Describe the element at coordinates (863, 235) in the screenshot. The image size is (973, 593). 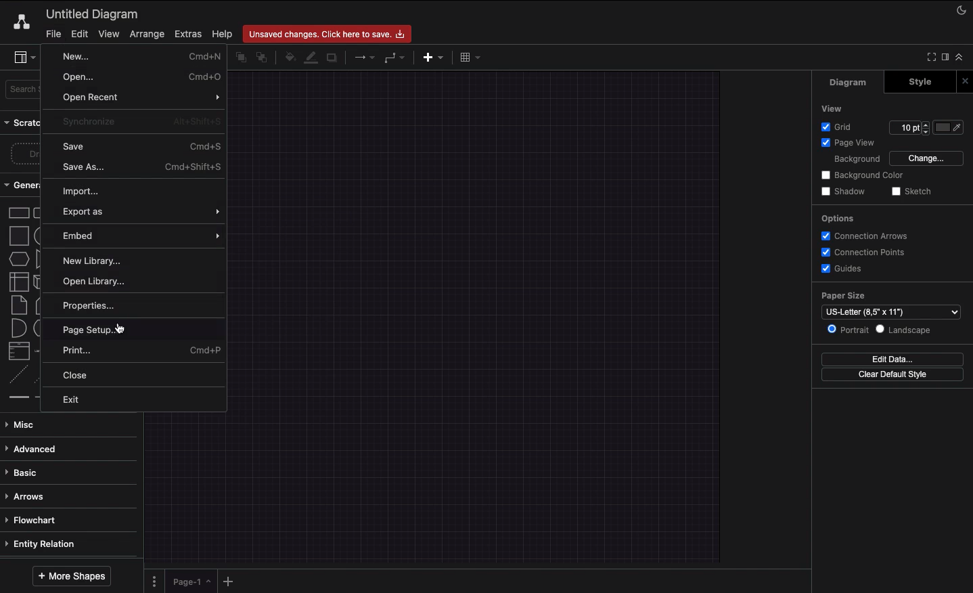
I see `Correction arrows` at that location.